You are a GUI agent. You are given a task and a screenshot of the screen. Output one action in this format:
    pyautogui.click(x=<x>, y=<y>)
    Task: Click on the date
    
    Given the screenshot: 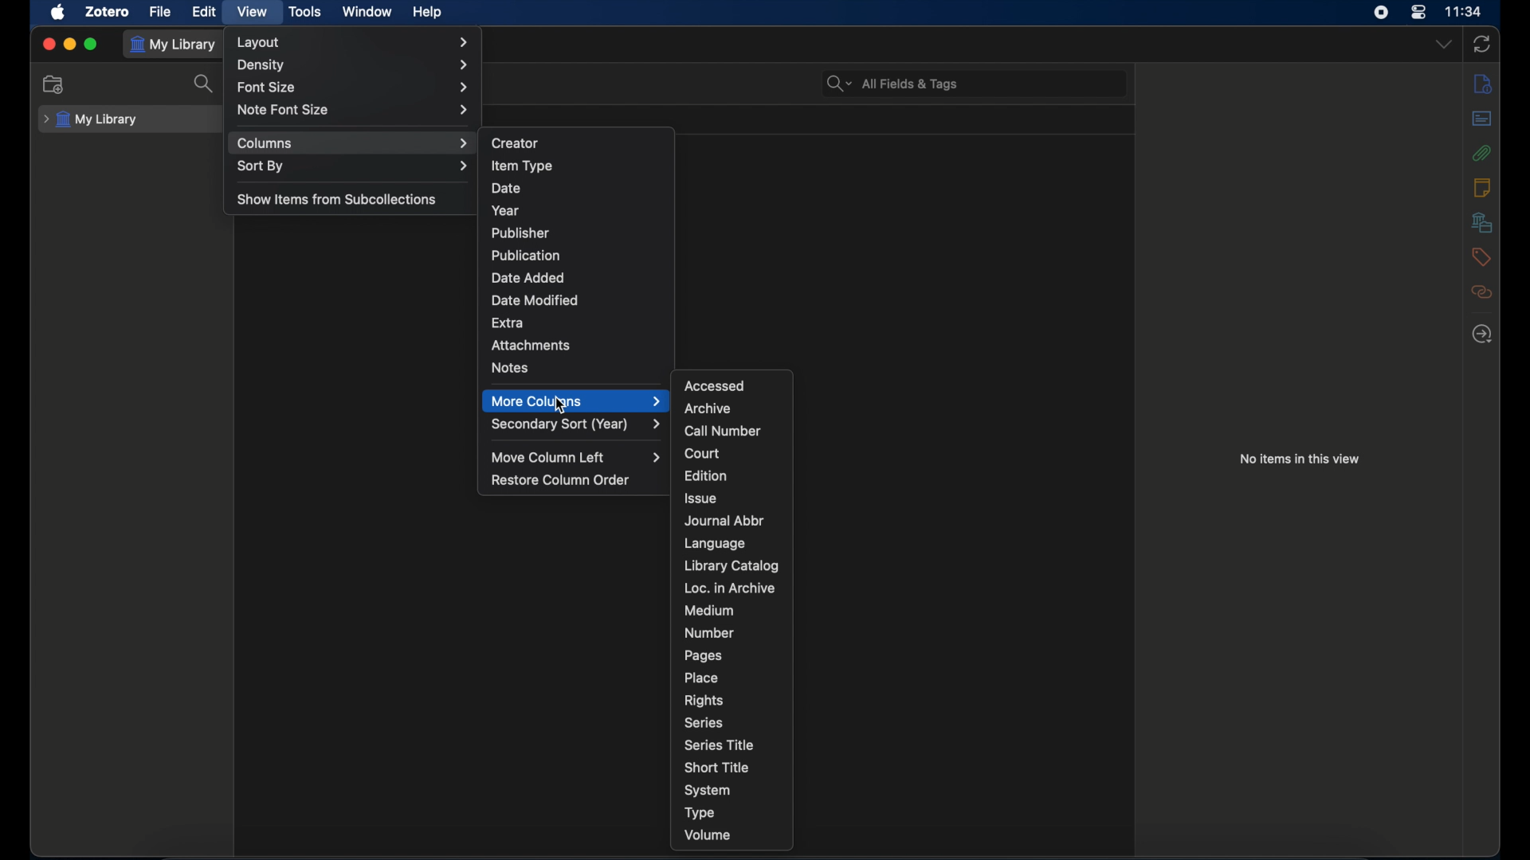 What is the action you would take?
    pyautogui.click(x=507, y=188)
    